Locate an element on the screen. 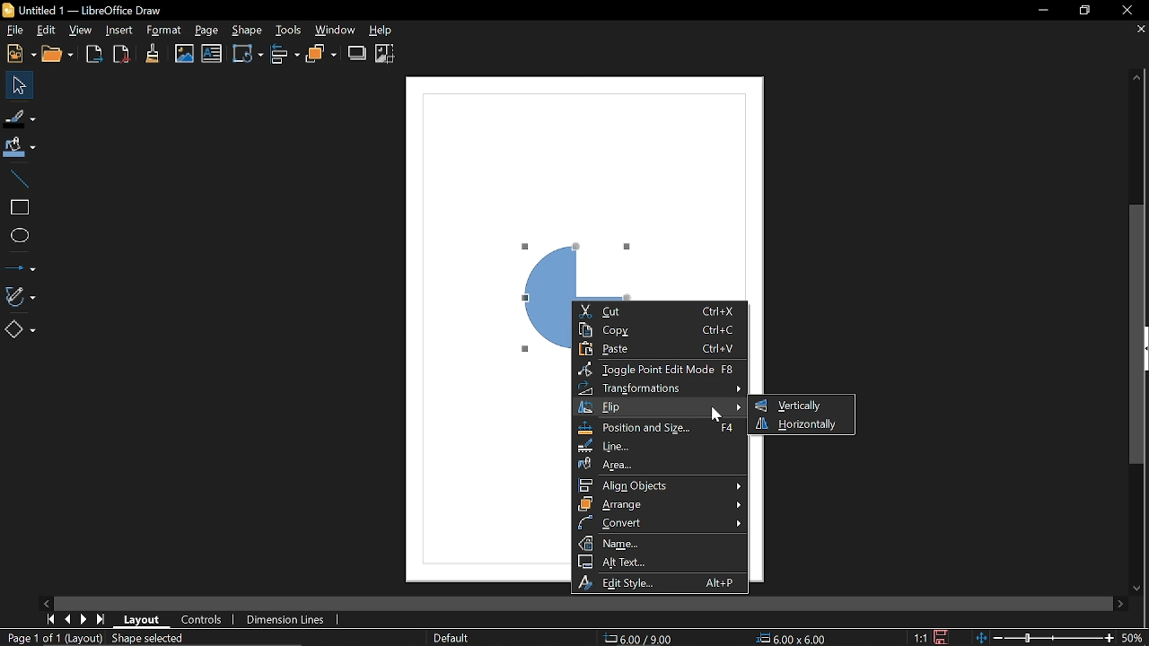 The image size is (1149, 646). Help is located at coordinates (383, 31).